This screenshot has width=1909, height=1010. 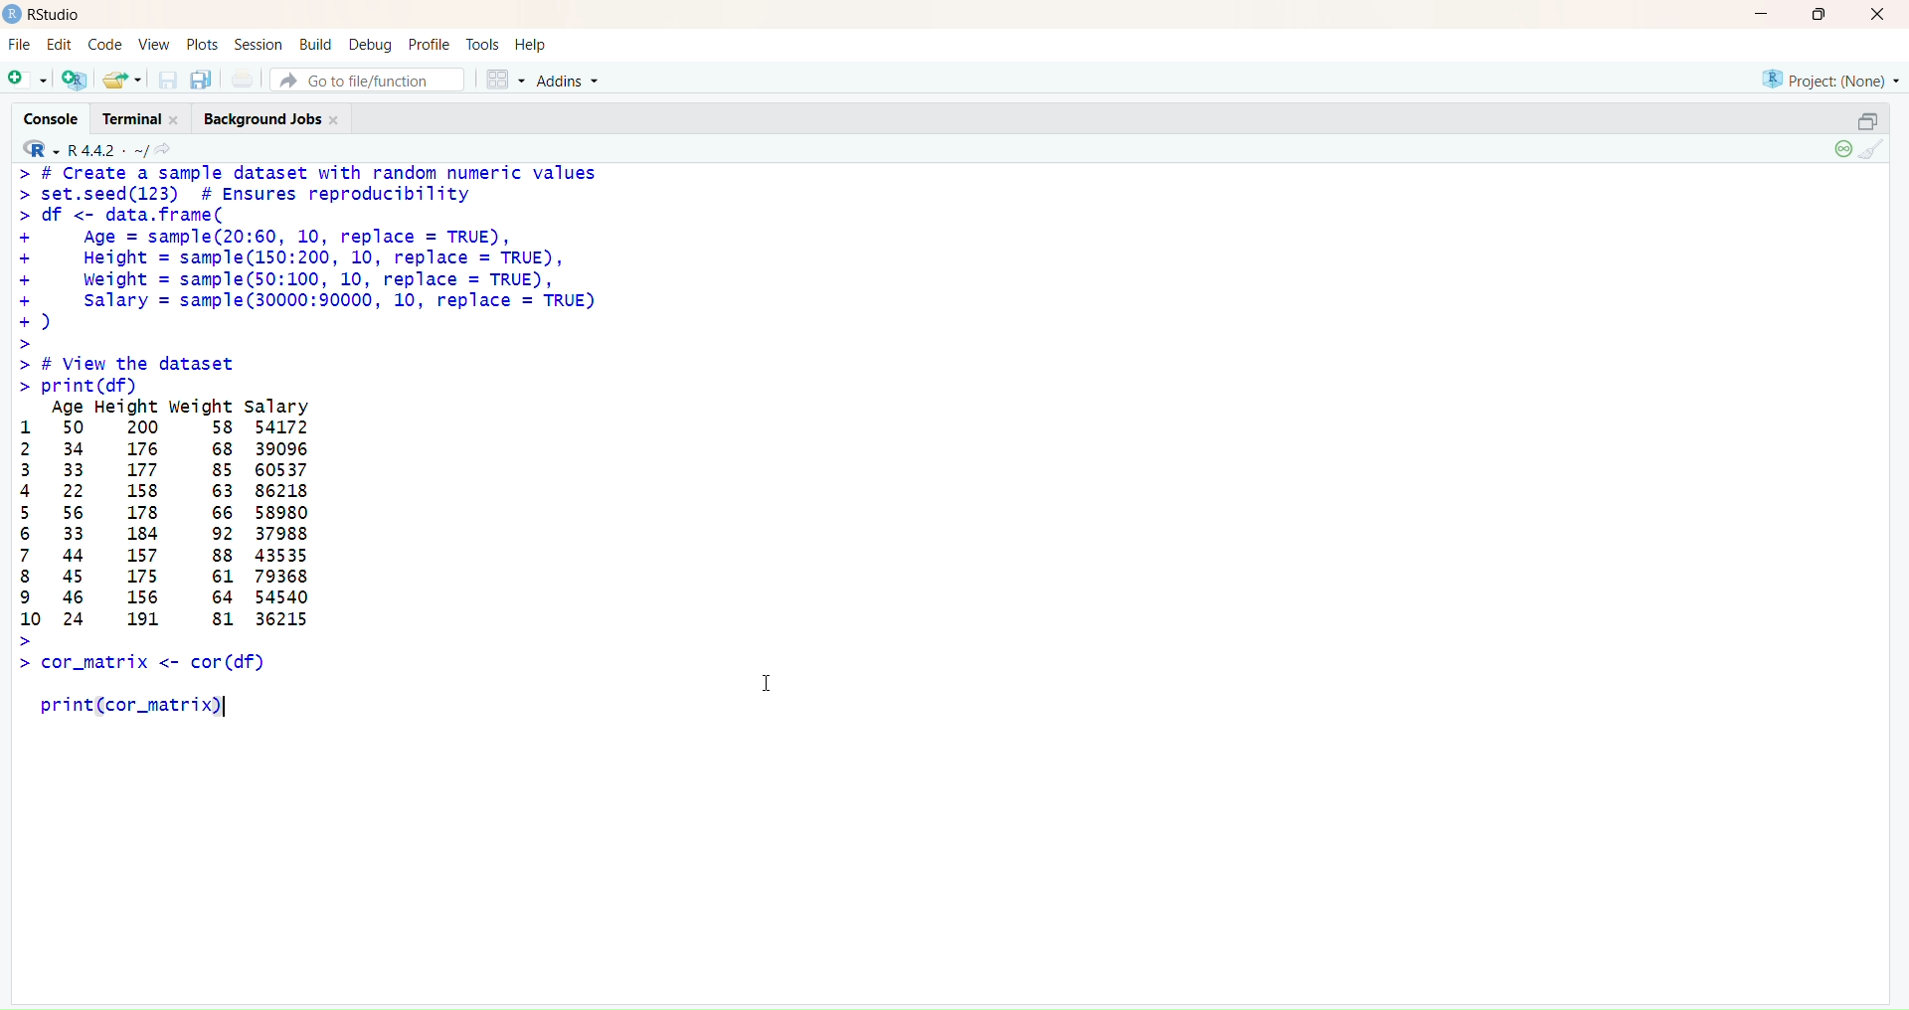 What do you see at coordinates (371, 44) in the screenshot?
I see `Debug` at bounding box center [371, 44].